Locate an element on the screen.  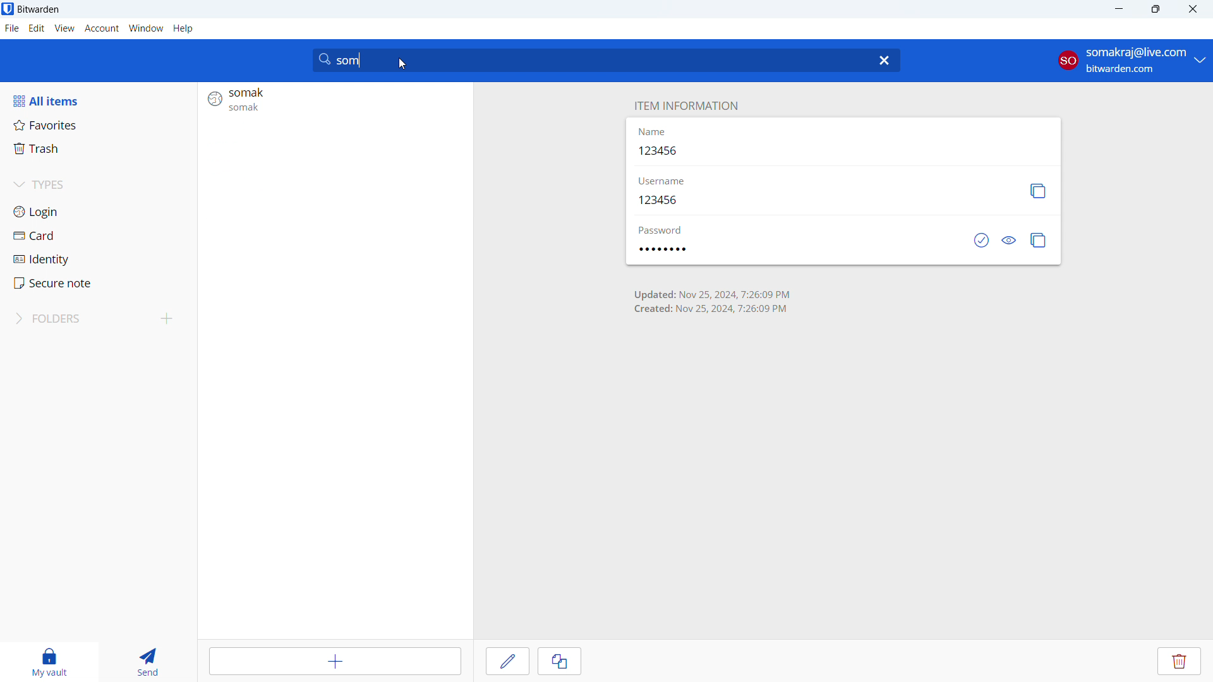
check if password has been exposed is located at coordinates (983, 241).